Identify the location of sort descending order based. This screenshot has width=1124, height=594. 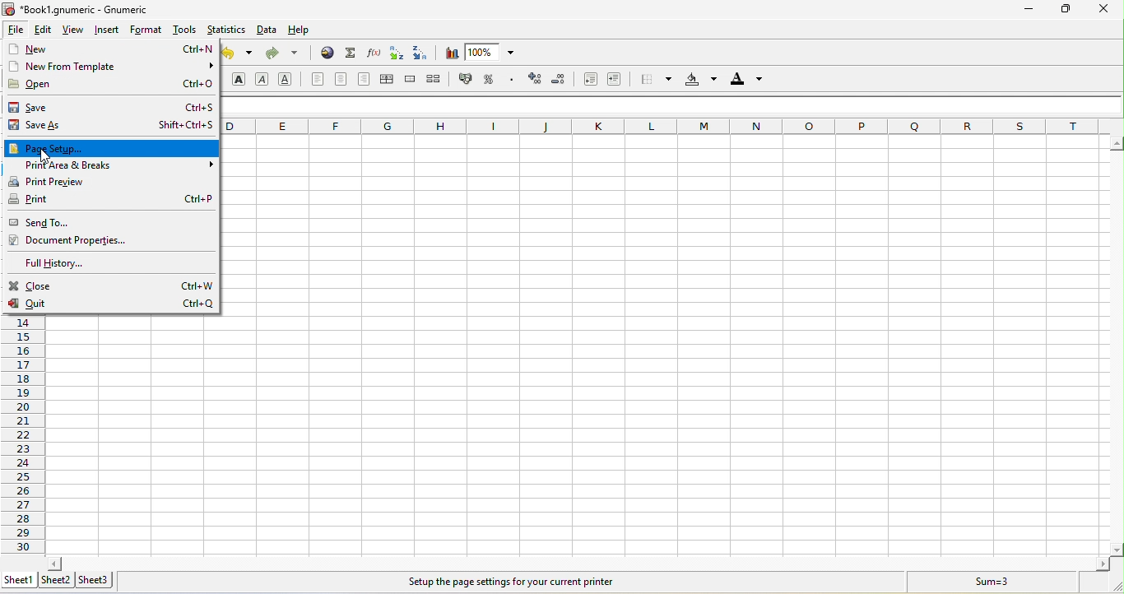
(423, 53).